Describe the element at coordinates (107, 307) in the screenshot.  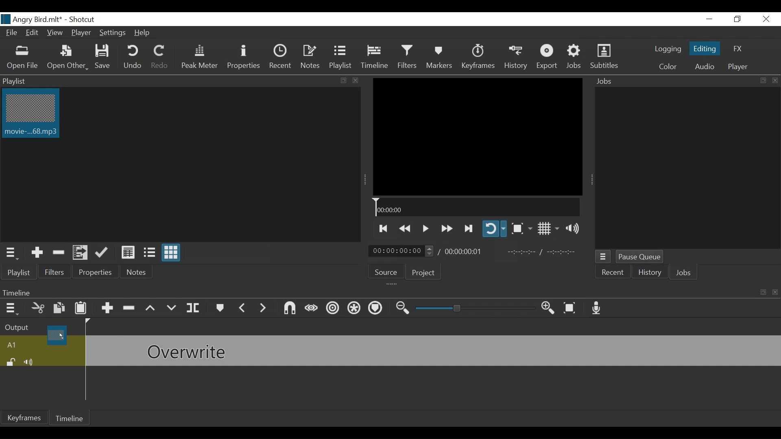
I see `Append` at that location.